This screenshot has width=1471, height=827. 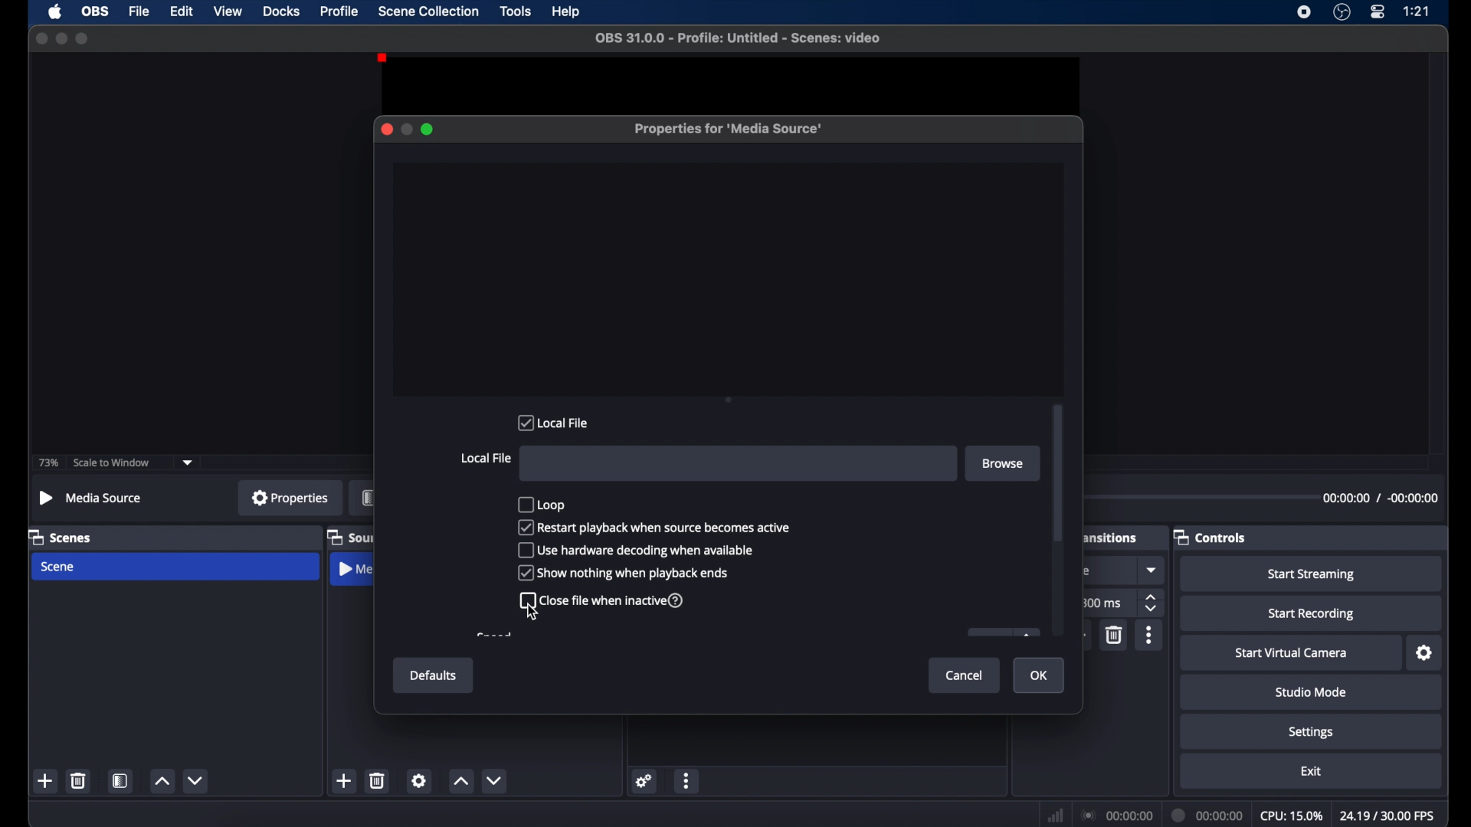 What do you see at coordinates (120, 783) in the screenshot?
I see `scene filters` at bounding box center [120, 783].